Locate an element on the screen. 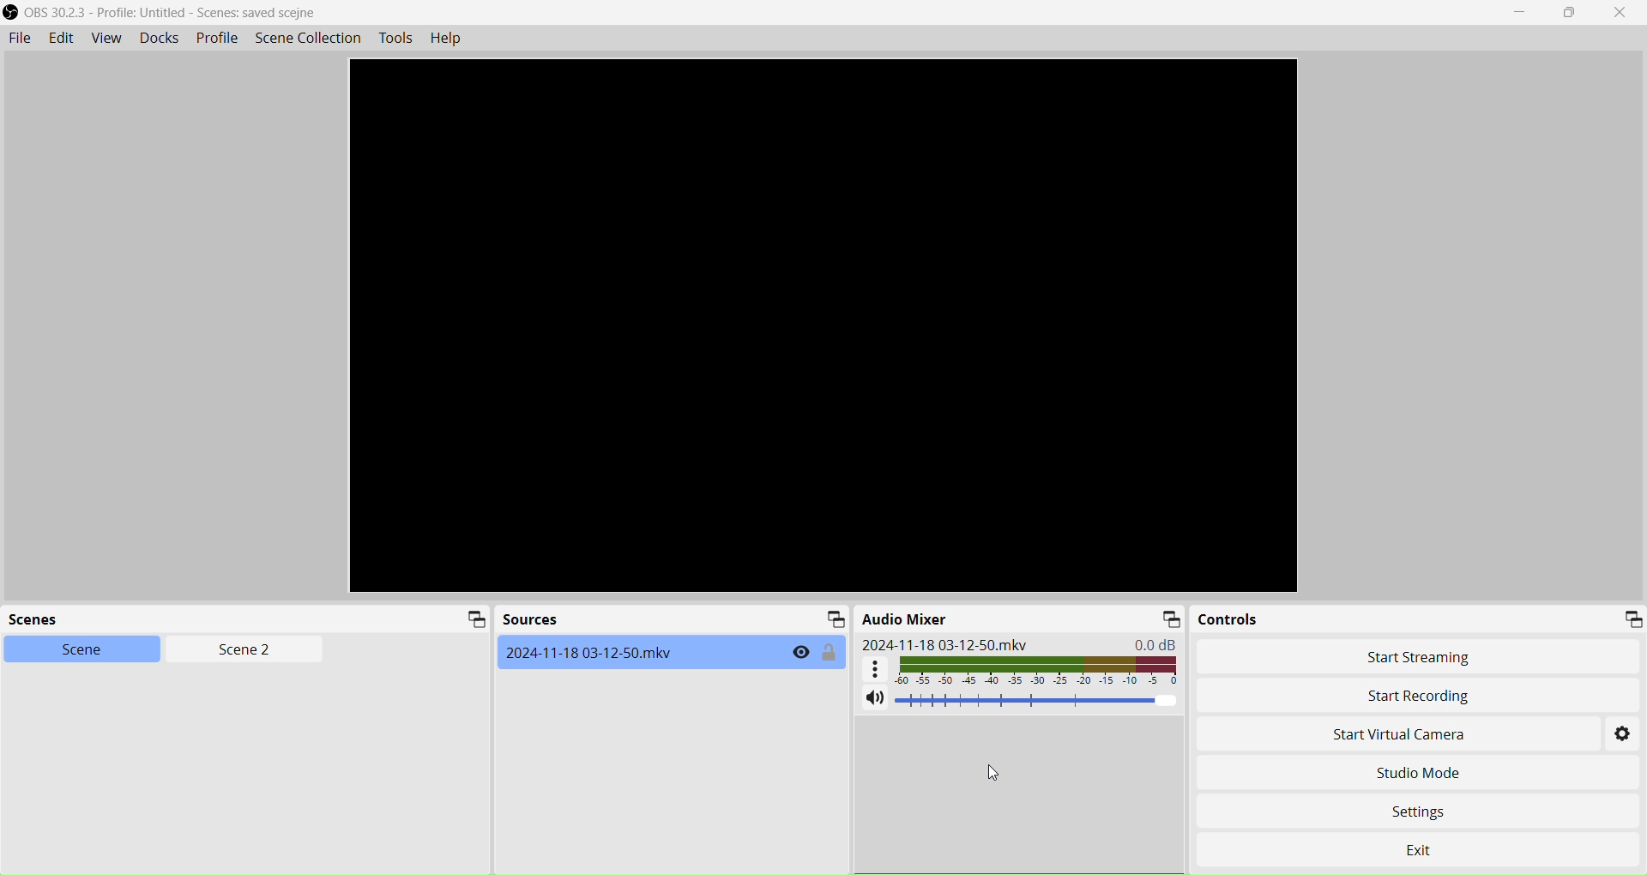  Scenes is located at coordinates (46, 621).